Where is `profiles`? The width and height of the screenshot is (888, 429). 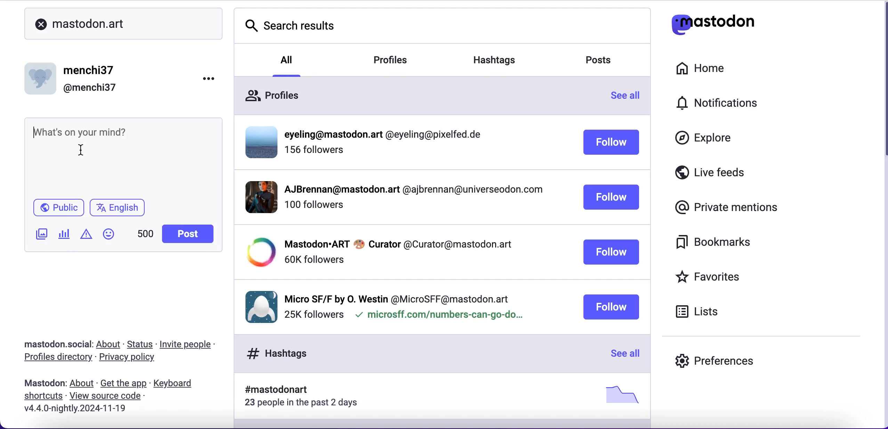 profiles is located at coordinates (401, 61).